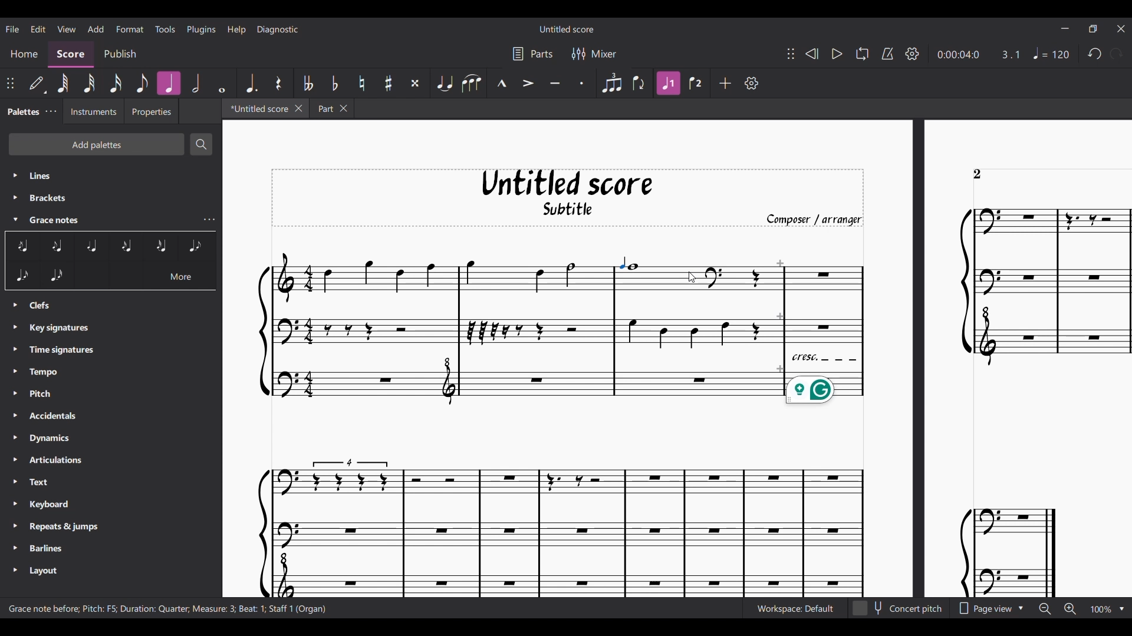 The width and height of the screenshot is (1132, 636). I want to click on Customize toolbar, so click(752, 83).